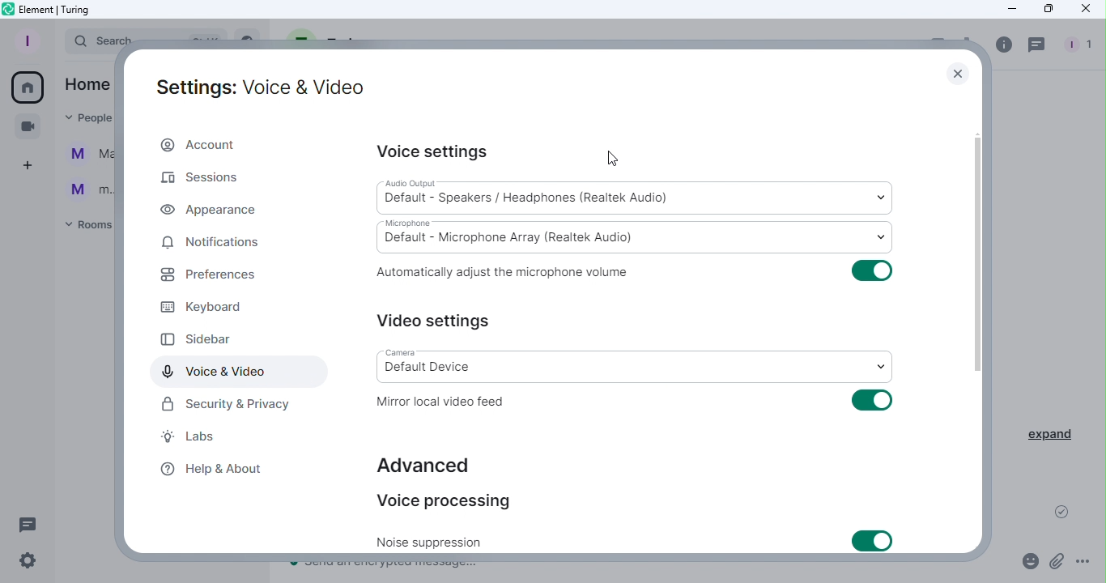 Image resolution: width=1106 pixels, height=583 pixels. I want to click on Maximize, so click(1043, 10).